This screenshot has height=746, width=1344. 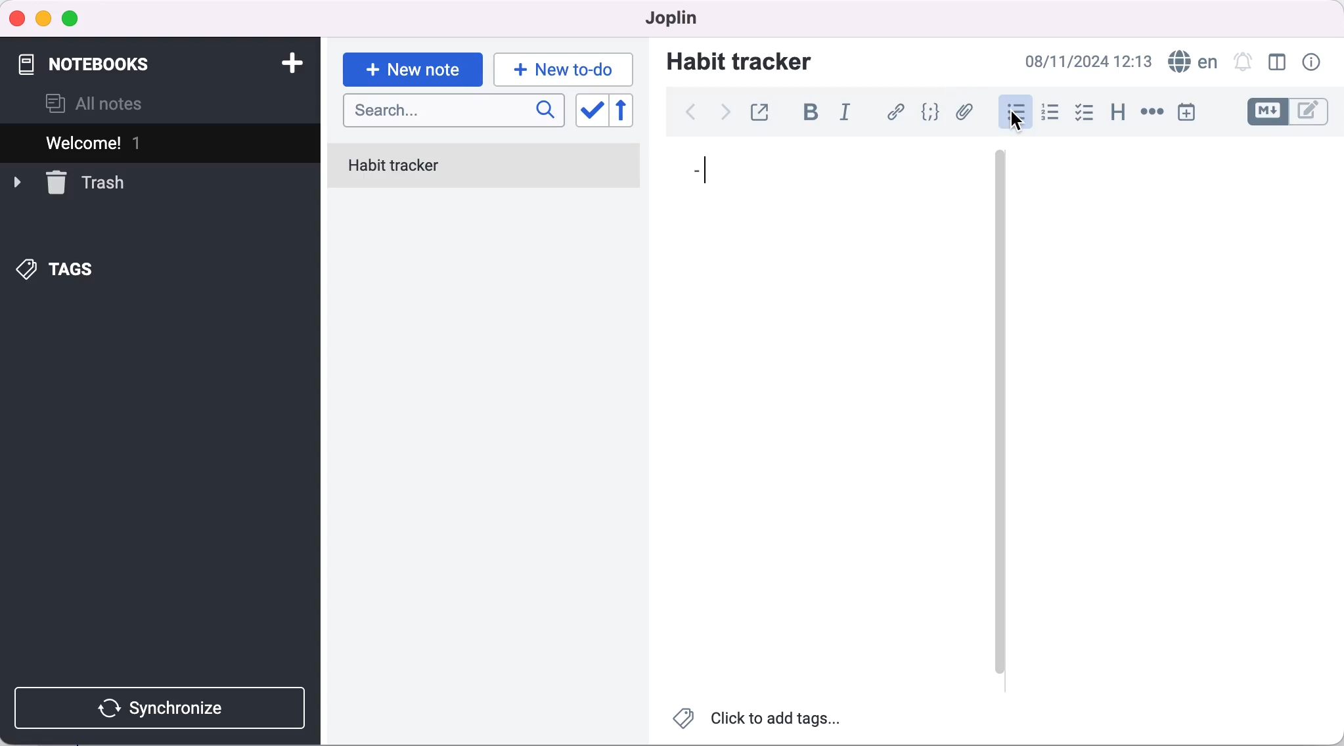 I want to click on new note, so click(x=412, y=70).